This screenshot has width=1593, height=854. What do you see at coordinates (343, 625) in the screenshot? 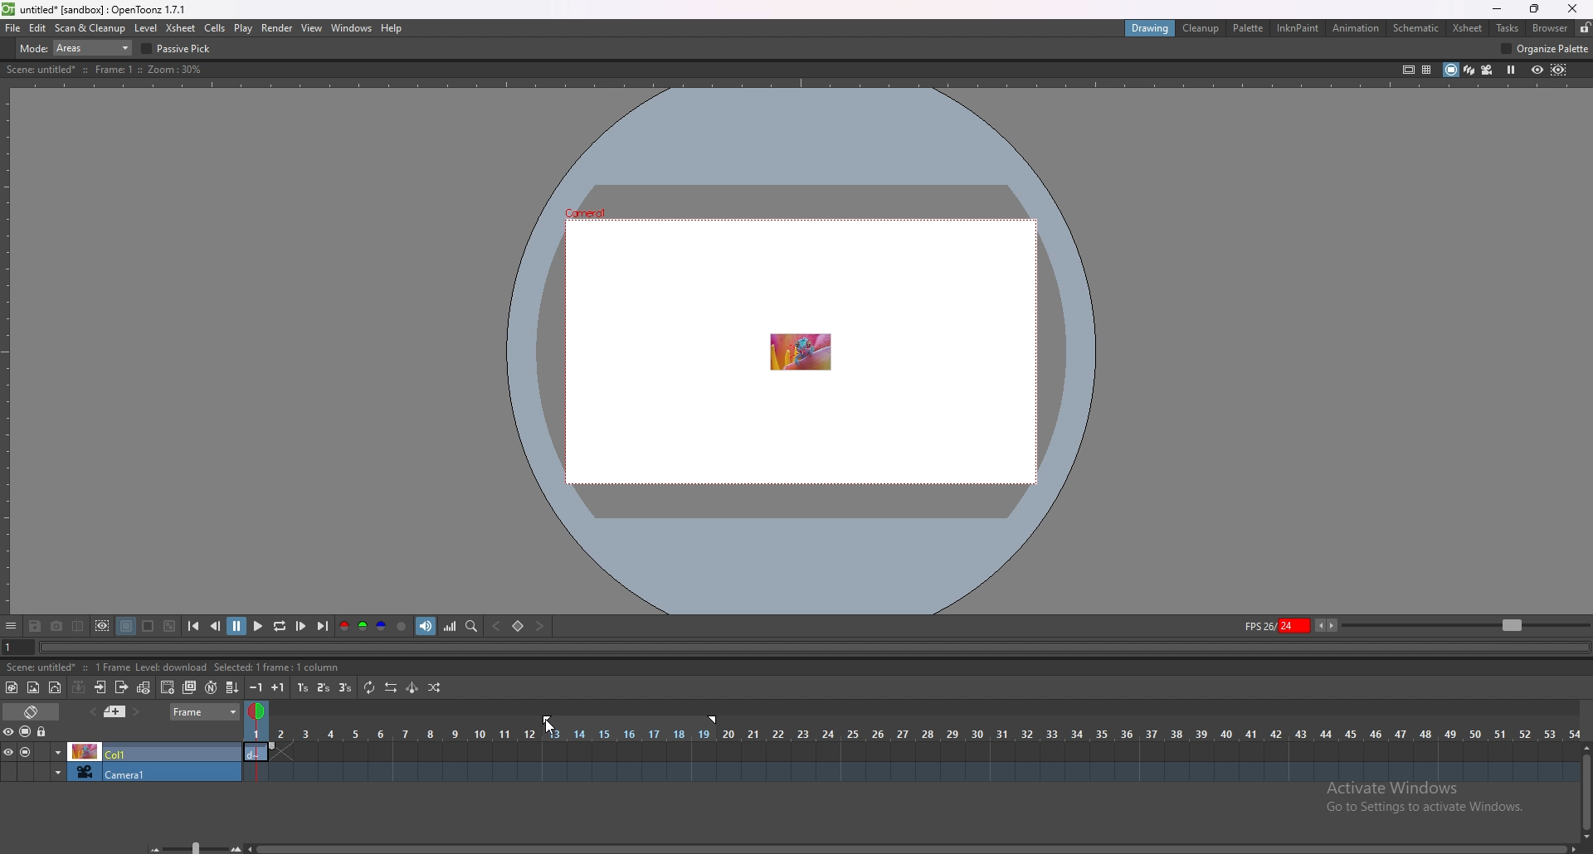
I see `red channel` at bounding box center [343, 625].